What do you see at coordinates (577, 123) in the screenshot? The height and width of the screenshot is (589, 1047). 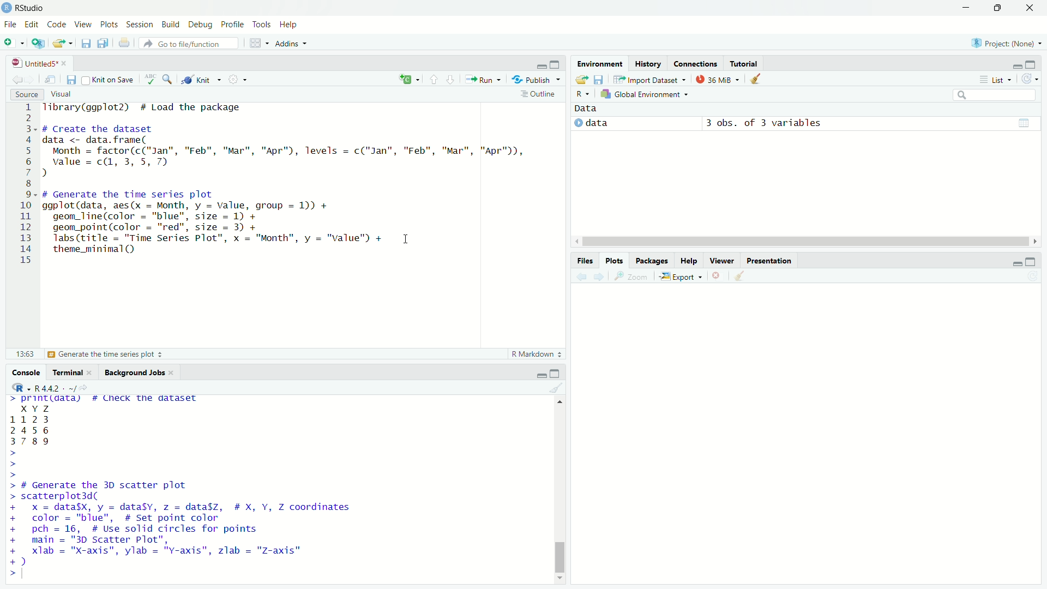 I see `play` at bounding box center [577, 123].